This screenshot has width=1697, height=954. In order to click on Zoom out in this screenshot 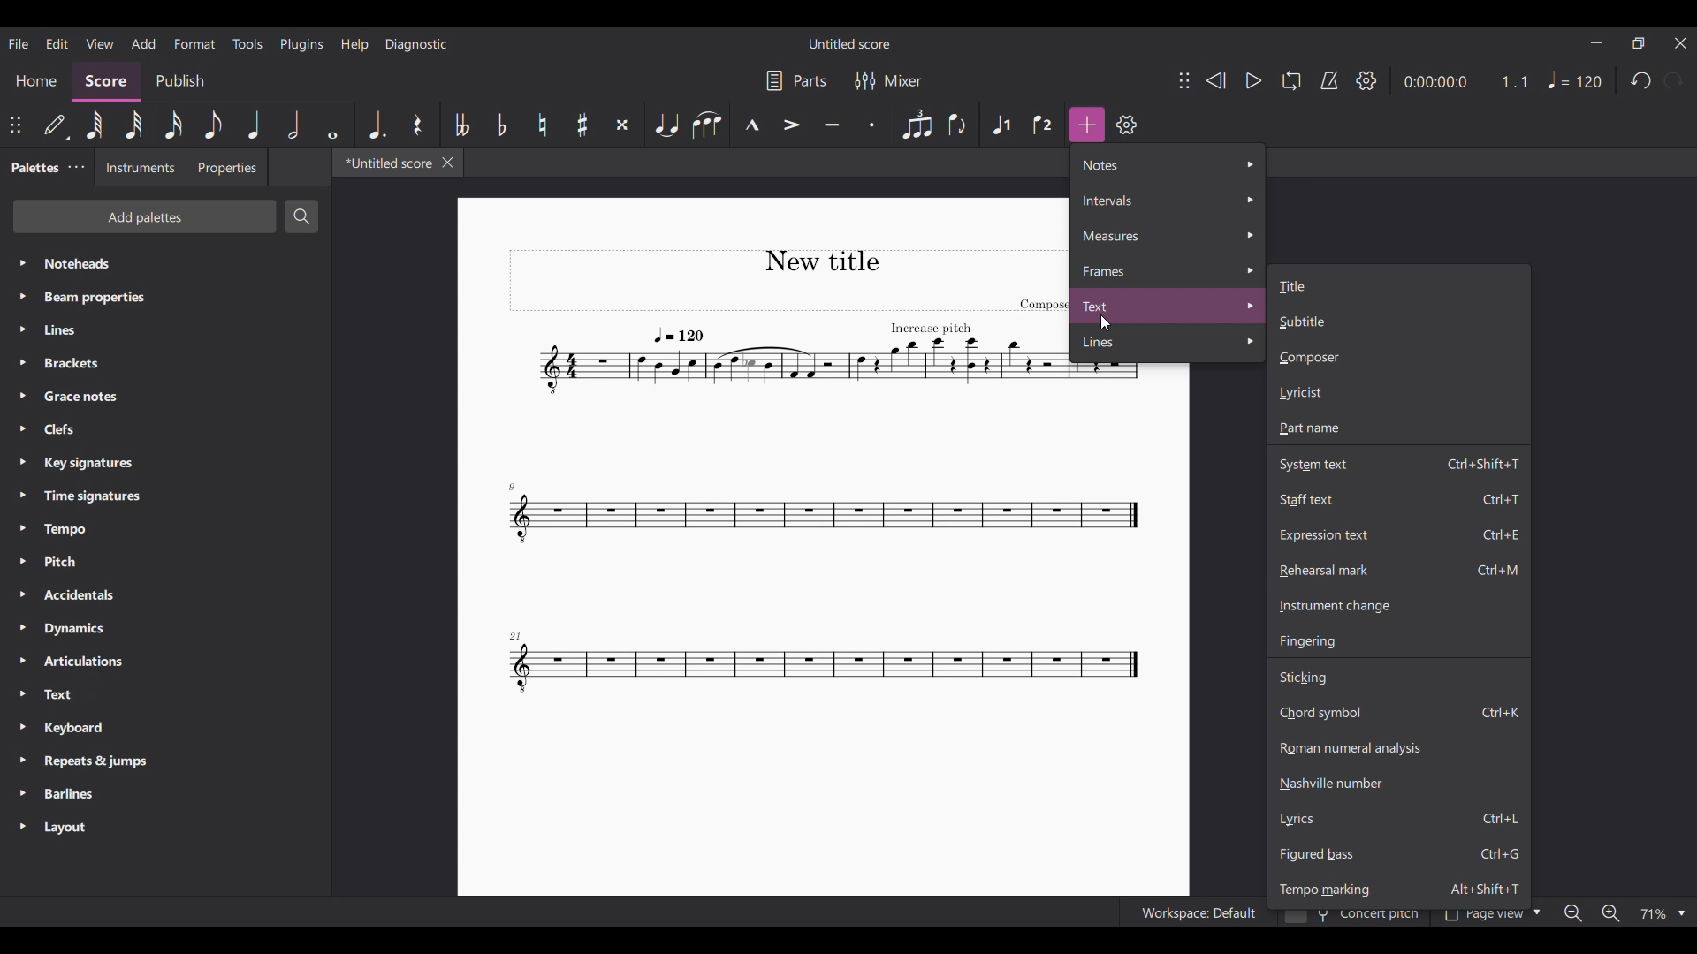, I will do `click(1572, 912)`.